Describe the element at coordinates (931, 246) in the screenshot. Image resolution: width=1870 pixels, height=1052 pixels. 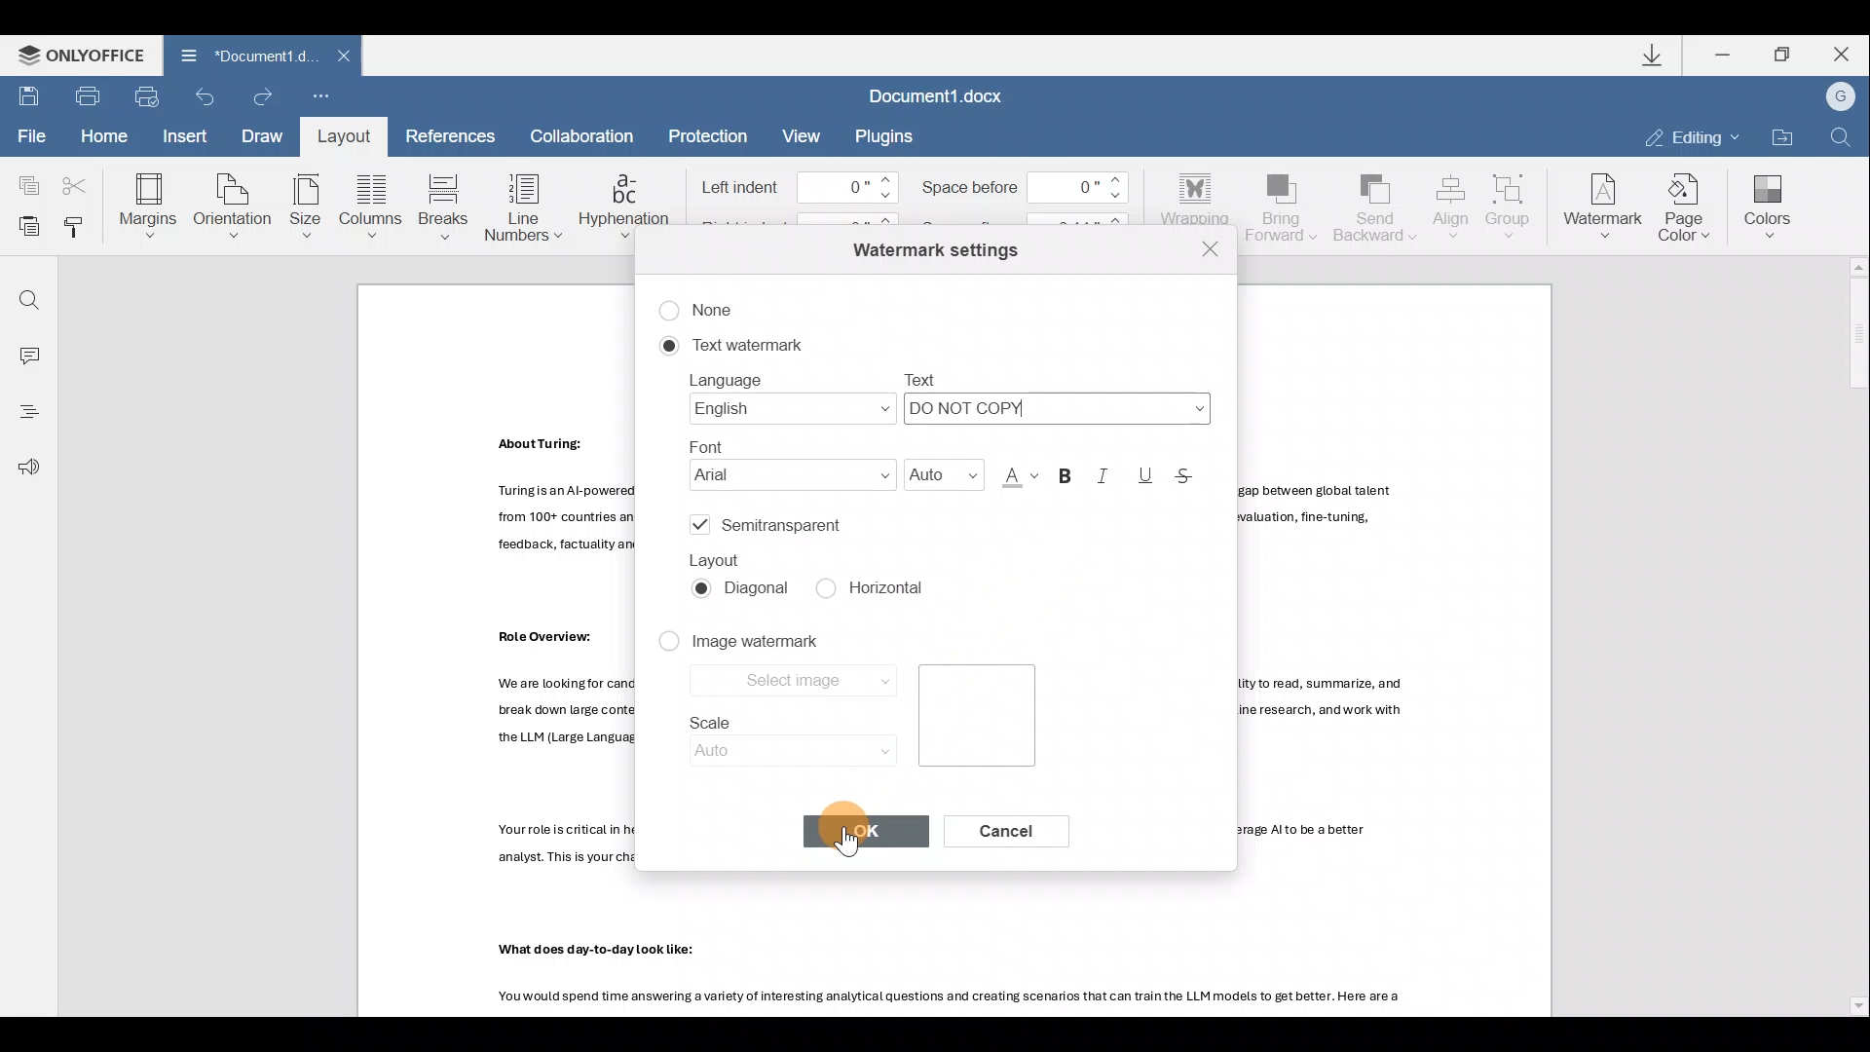
I see `Watermark settings` at that location.